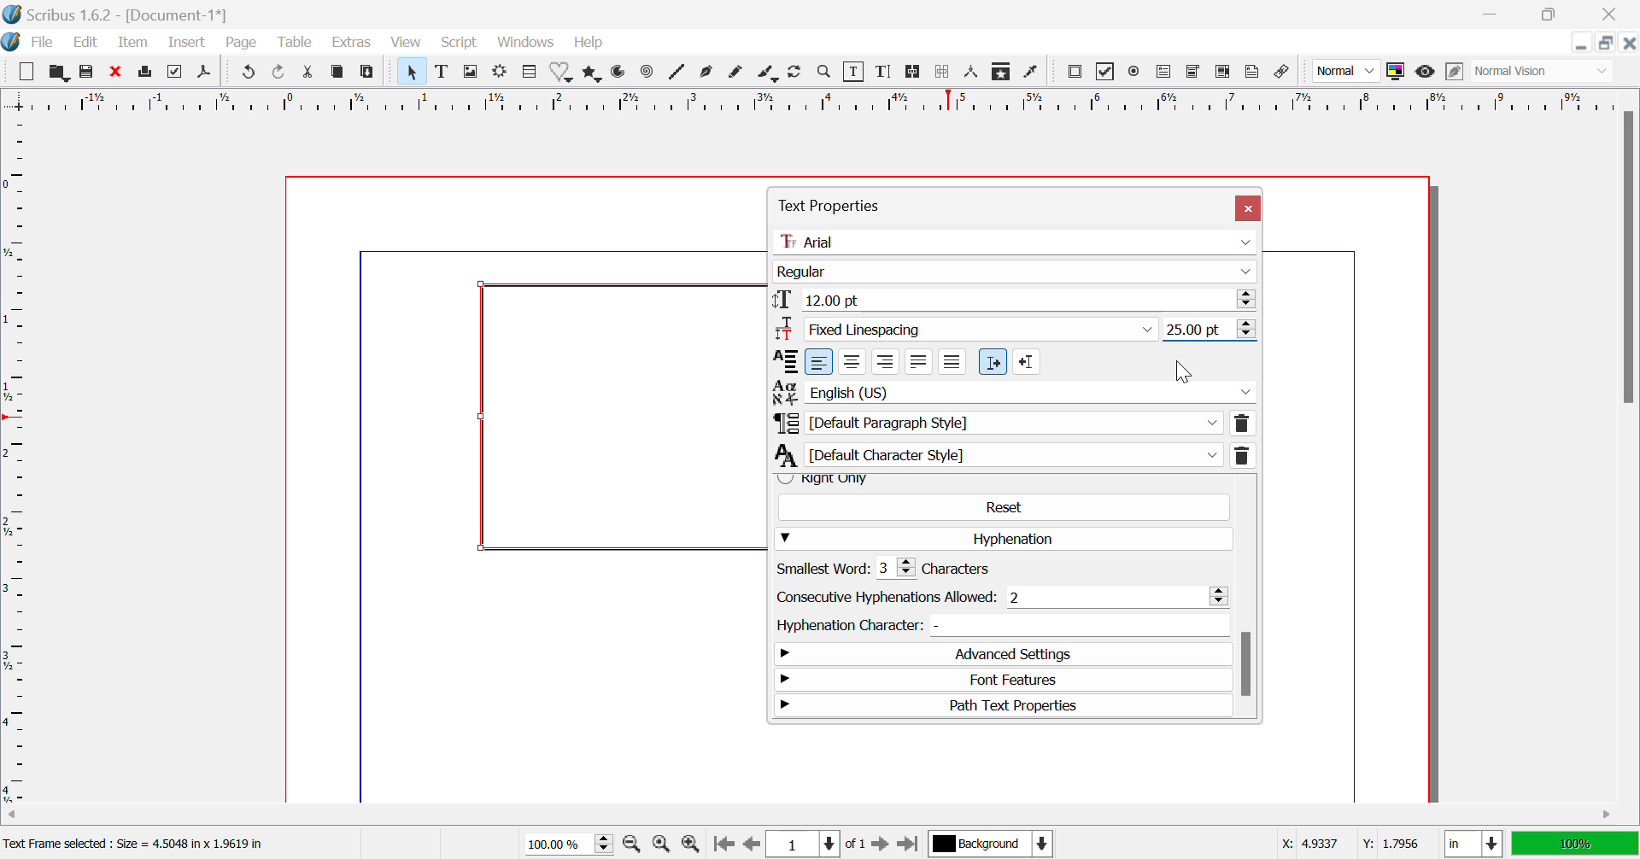 Image resolution: width=1640 pixels, height=859 pixels. I want to click on Save as Pdf, so click(208, 73).